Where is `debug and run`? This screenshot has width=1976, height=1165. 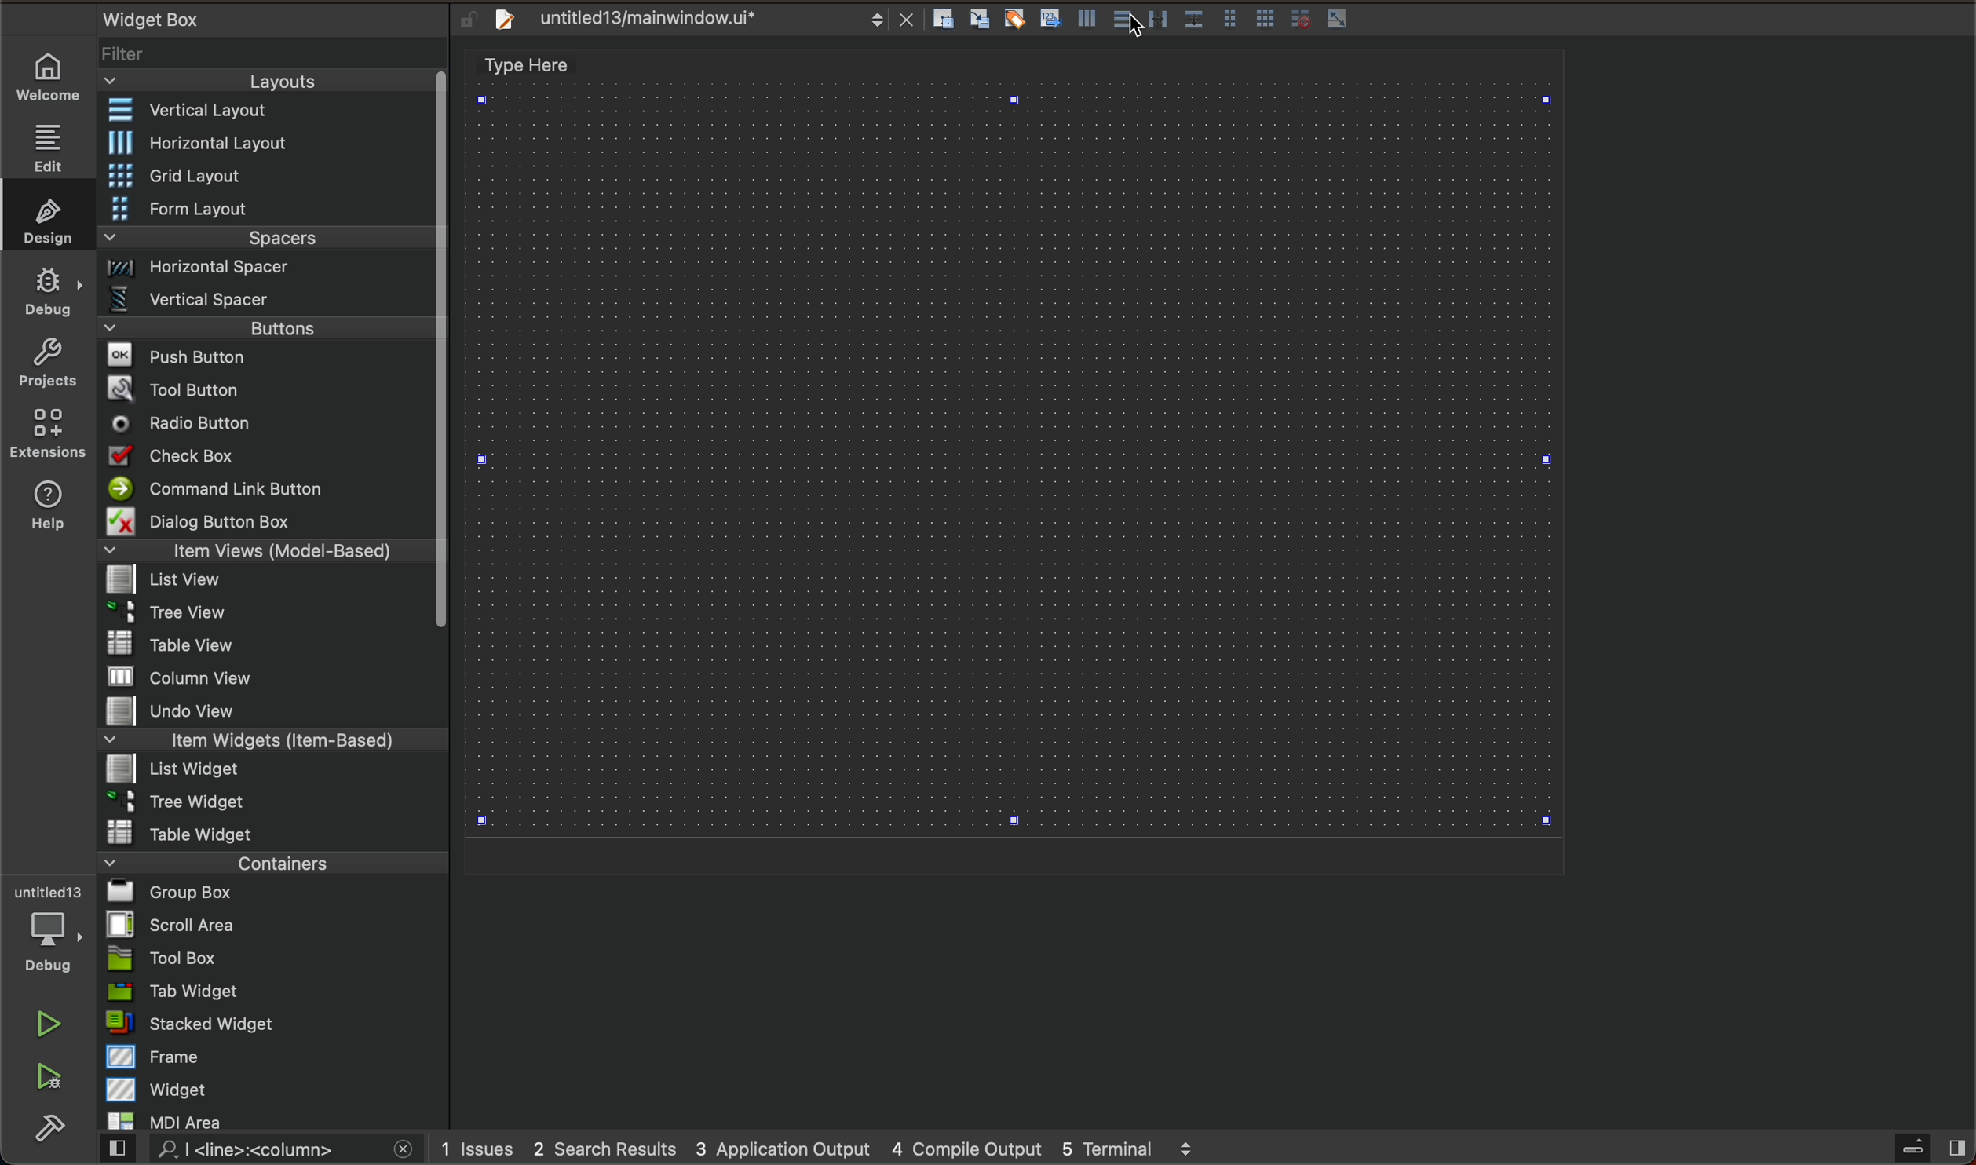 debug and run is located at coordinates (51, 1076).